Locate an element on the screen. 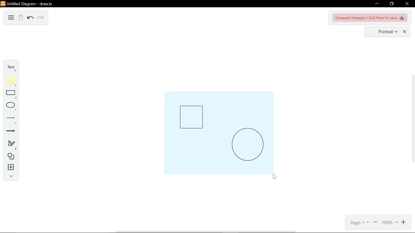  delete is located at coordinates (21, 18).